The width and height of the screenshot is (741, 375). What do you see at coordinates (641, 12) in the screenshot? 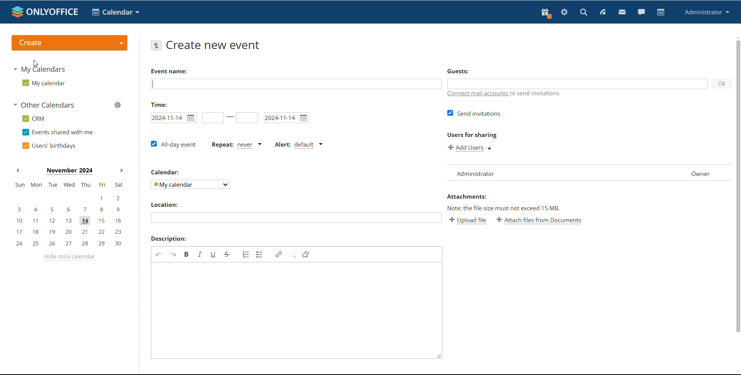
I see `chat` at bounding box center [641, 12].